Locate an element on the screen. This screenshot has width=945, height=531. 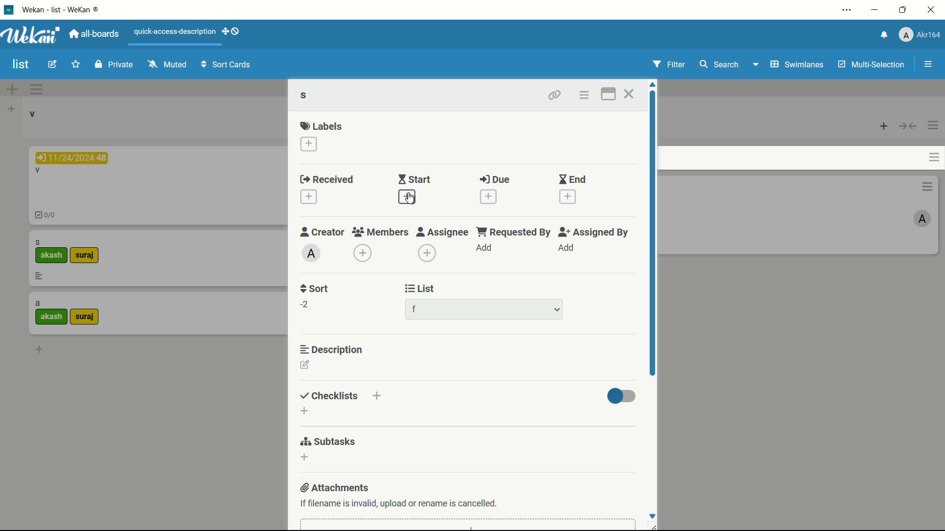
all boards is located at coordinates (93, 35).